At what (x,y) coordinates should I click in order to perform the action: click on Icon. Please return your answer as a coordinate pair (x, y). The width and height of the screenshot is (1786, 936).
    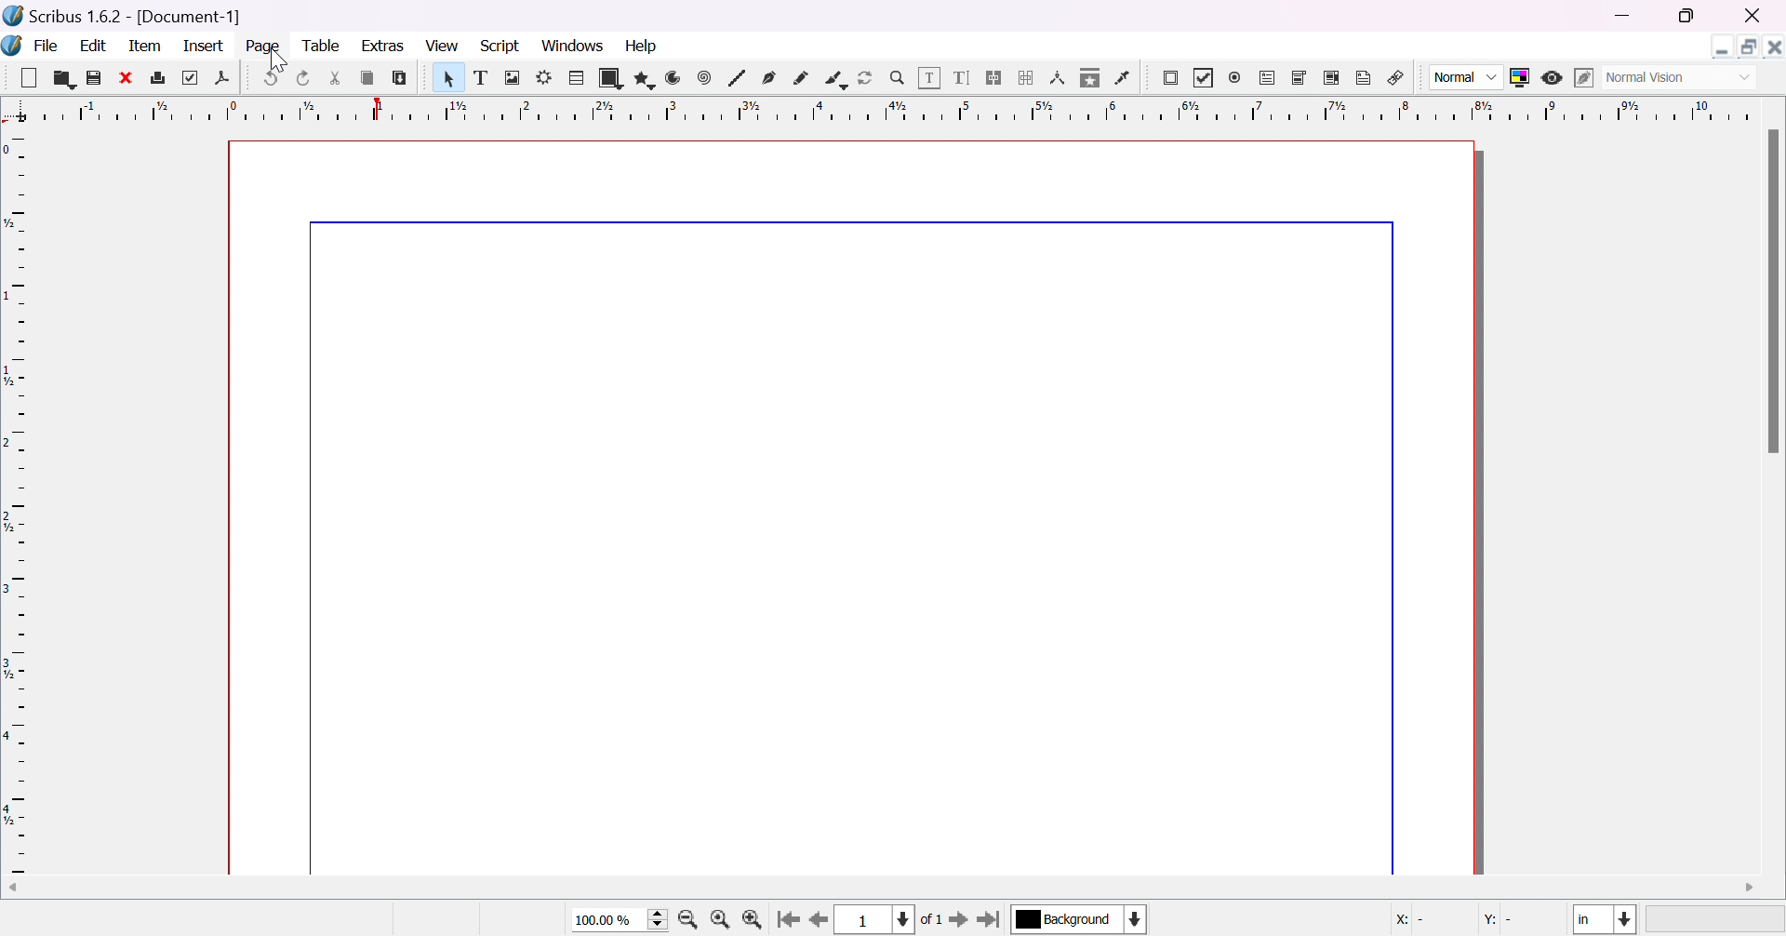
    Looking at the image, I should click on (13, 46).